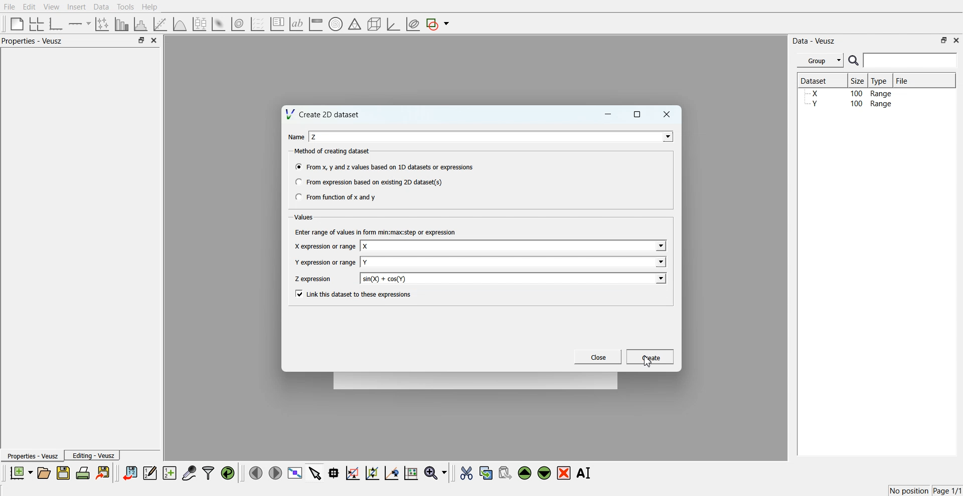 The width and height of the screenshot is (963, 496). I want to click on View plot full screen, so click(295, 472).